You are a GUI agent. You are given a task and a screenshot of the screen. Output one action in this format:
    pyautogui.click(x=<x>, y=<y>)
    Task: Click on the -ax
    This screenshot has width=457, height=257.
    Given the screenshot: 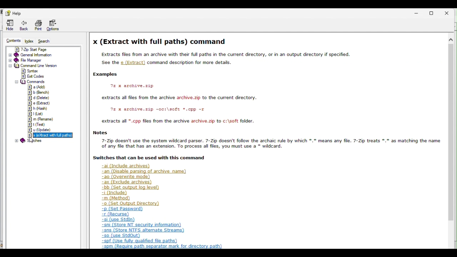 What is the action you would take?
    pyautogui.click(x=127, y=182)
    